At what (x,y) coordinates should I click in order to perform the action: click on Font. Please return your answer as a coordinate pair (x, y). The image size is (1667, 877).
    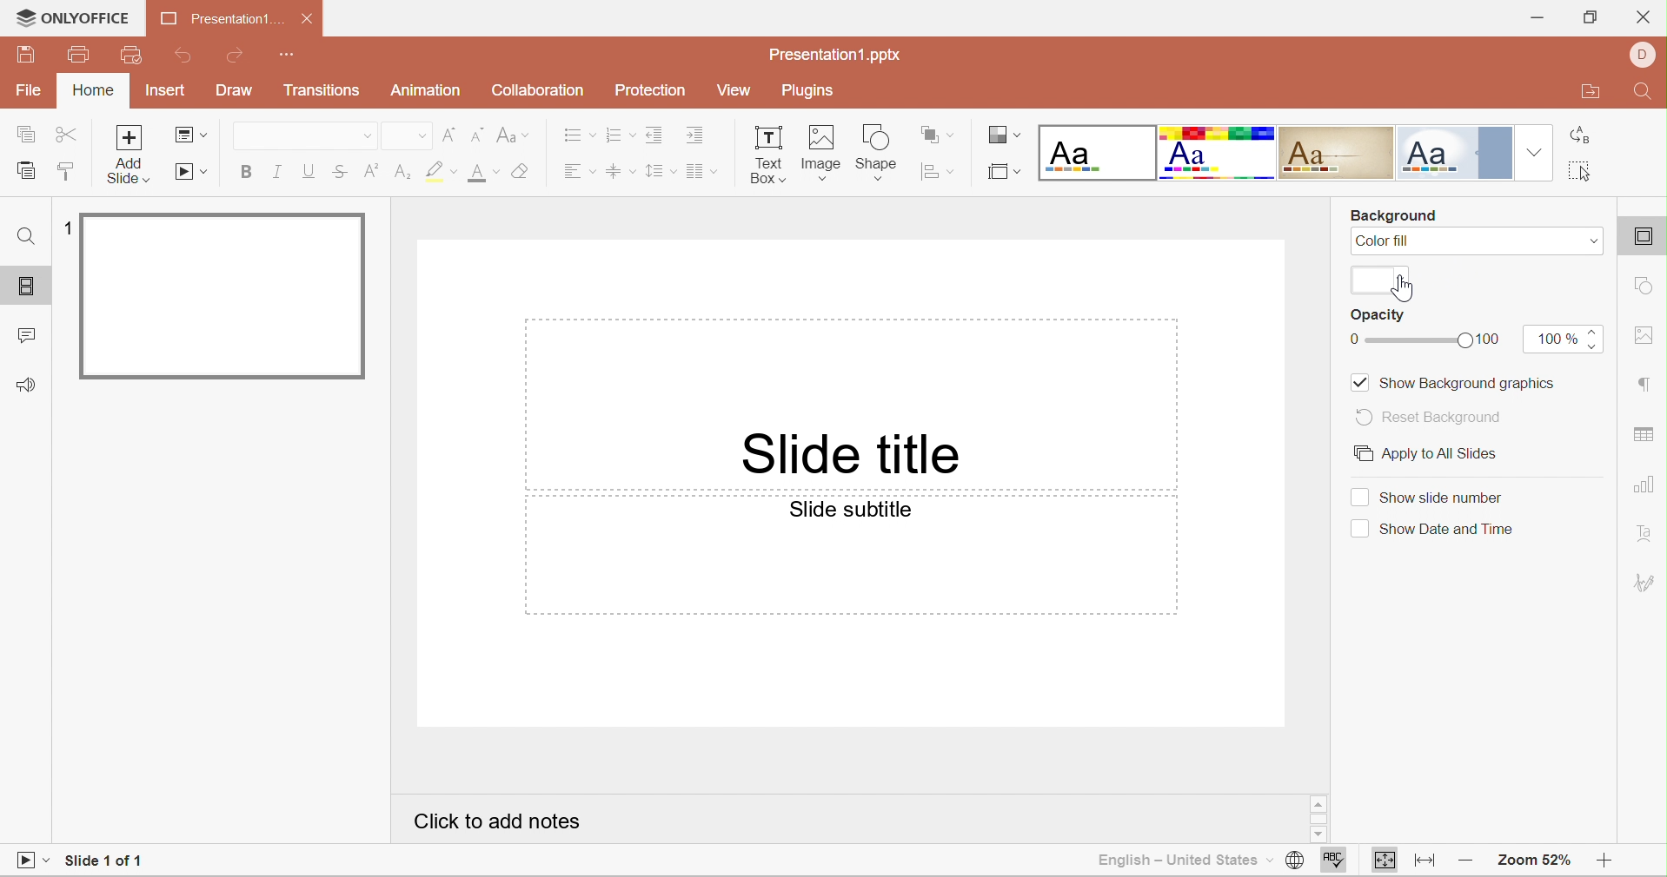
    Looking at the image, I should click on (280, 136).